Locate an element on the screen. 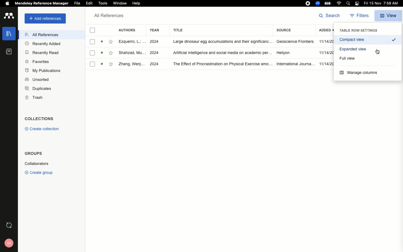 The image size is (403, 252). The effect of Procastination on Physical Exercise amo... is located at coordinates (220, 64).